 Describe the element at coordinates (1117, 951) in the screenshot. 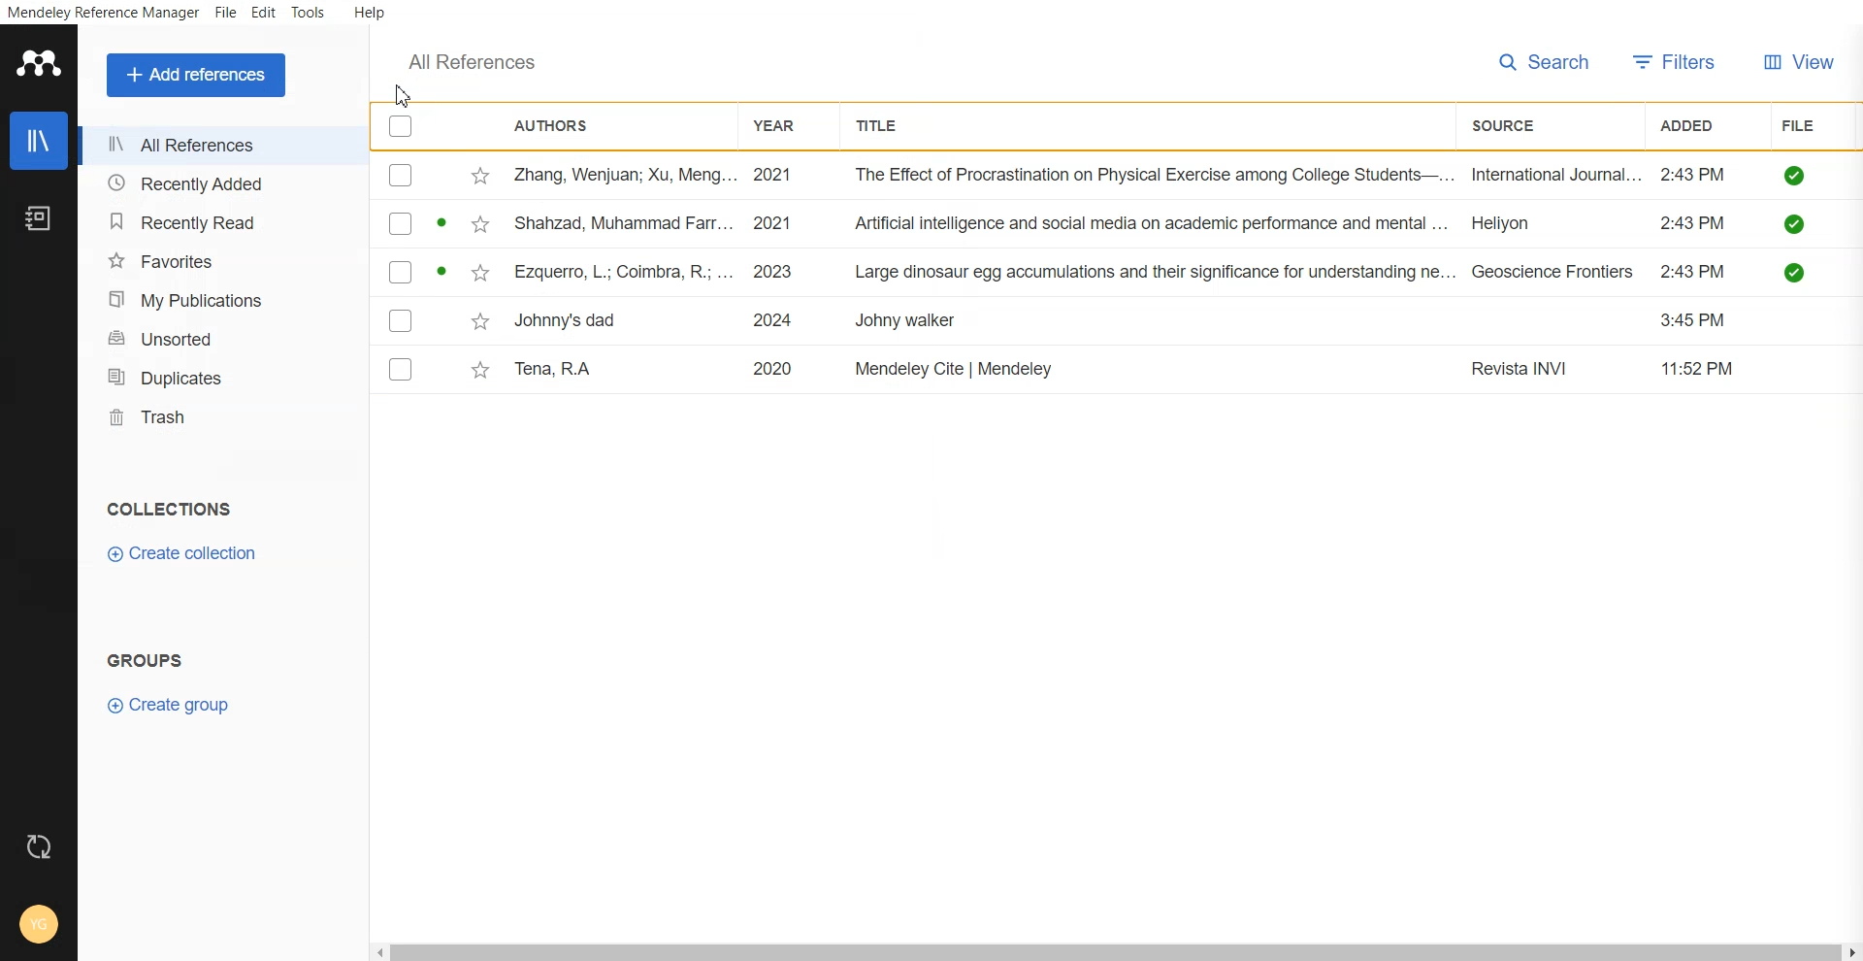

I see `Horizontal scroll bar` at that location.